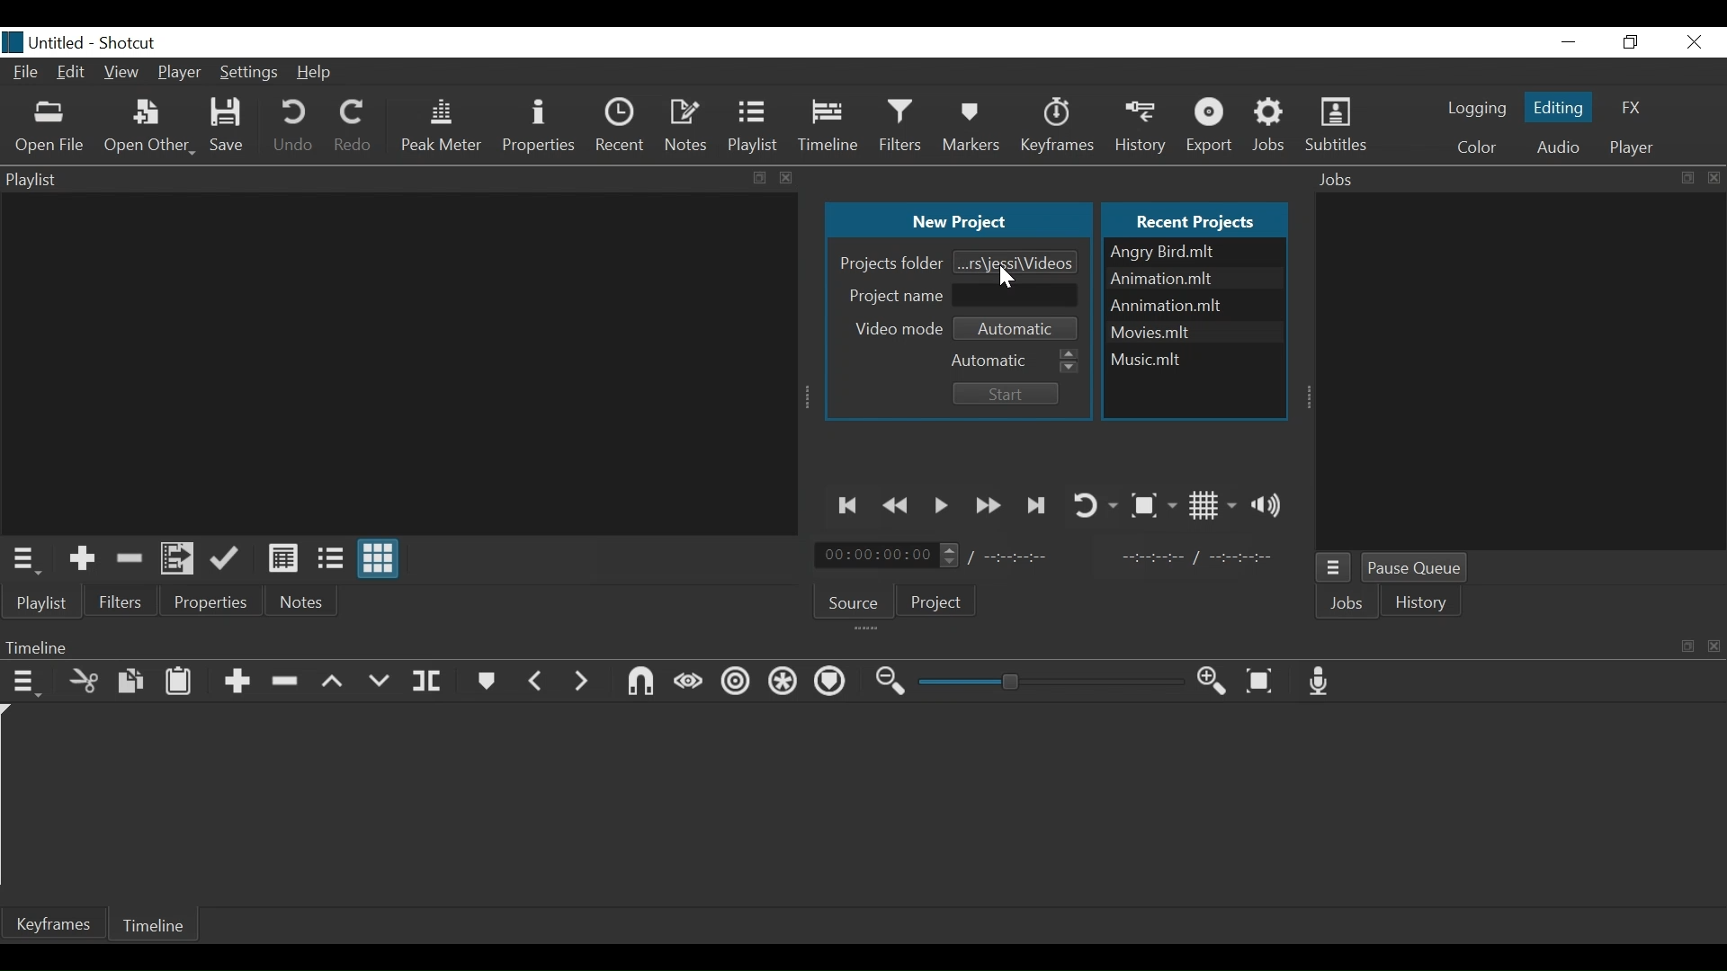 The width and height of the screenshot is (1727, 971). I want to click on Ripple delete, so click(288, 681).